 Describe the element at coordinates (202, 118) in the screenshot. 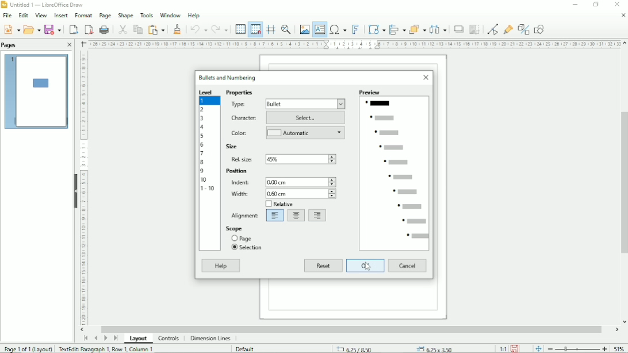

I see `3` at that location.